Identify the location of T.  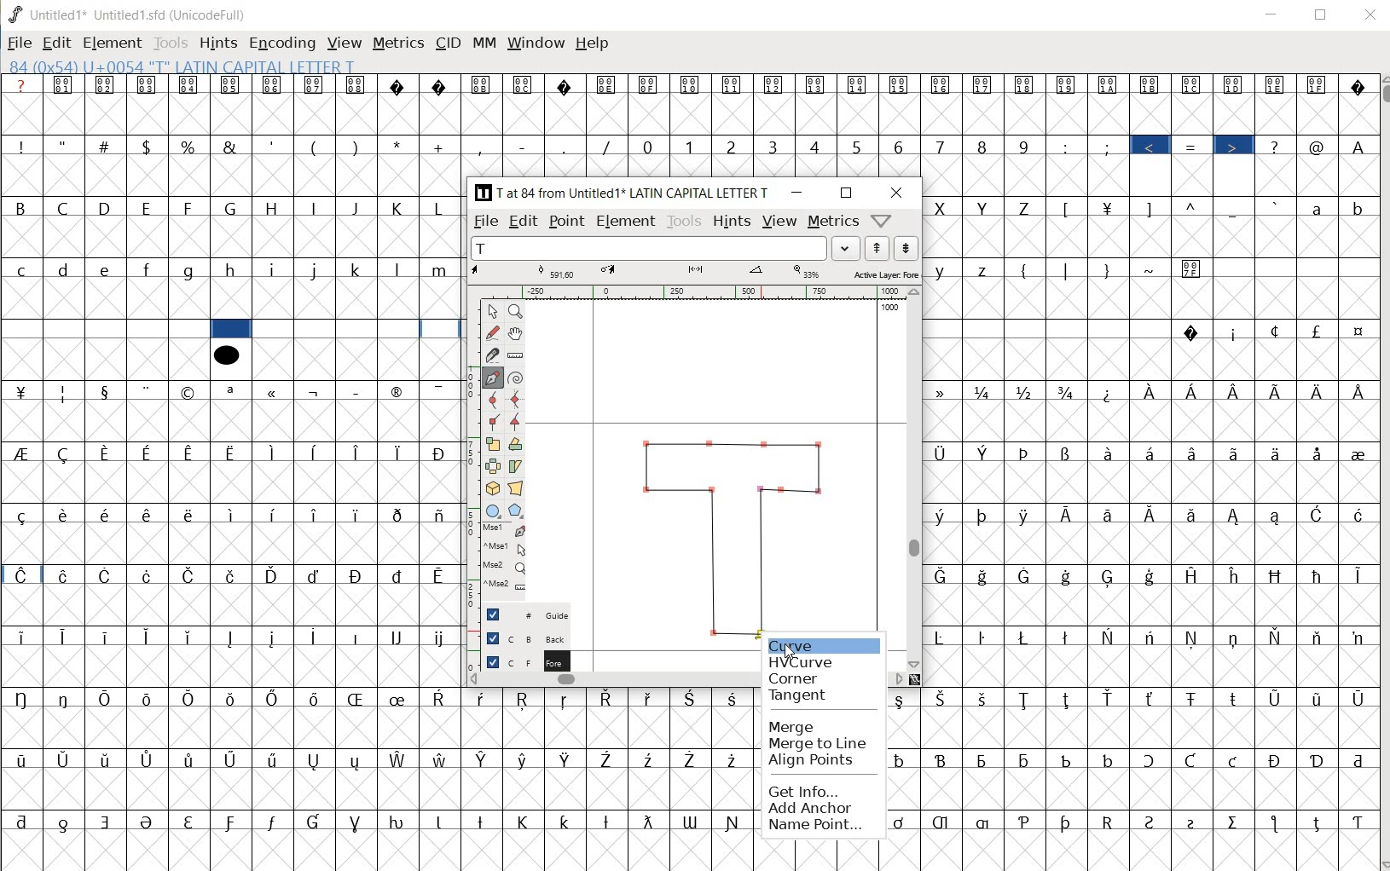
(649, 248).